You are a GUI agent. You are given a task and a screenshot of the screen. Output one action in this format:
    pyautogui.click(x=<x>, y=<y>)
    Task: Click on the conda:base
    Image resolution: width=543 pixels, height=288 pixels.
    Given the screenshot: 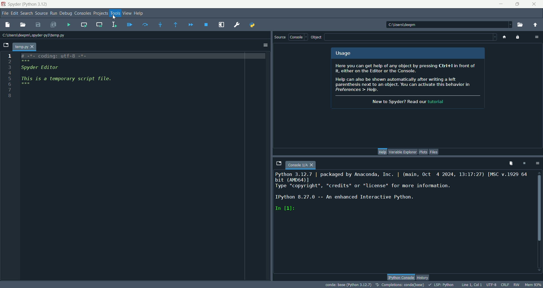 What is the action you would take?
    pyautogui.click(x=348, y=285)
    